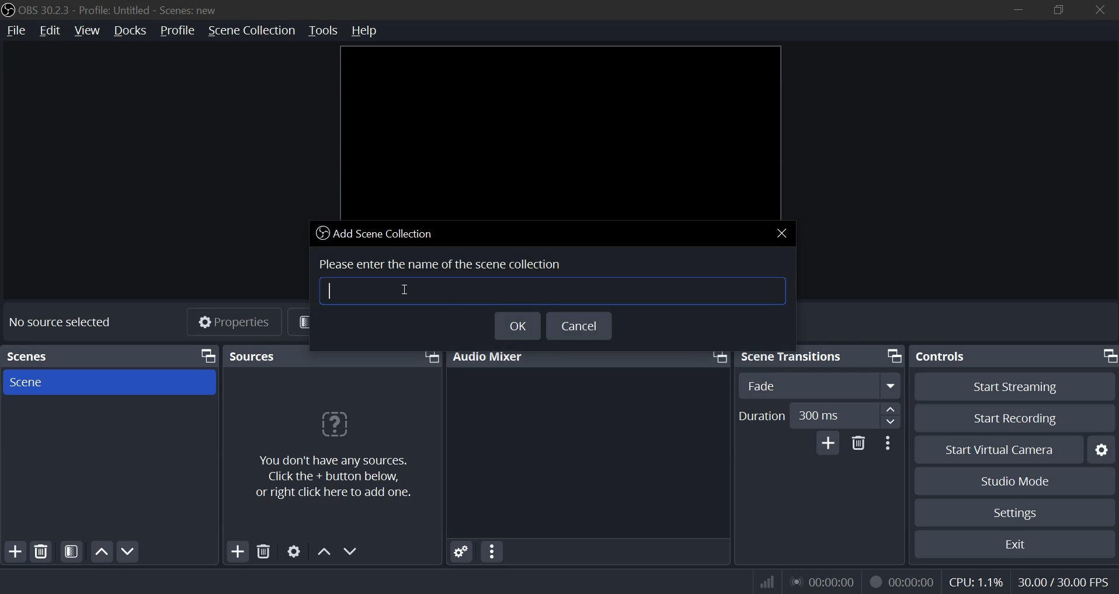 The image size is (1119, 594). I want to click on bring front, so click(208, 356).